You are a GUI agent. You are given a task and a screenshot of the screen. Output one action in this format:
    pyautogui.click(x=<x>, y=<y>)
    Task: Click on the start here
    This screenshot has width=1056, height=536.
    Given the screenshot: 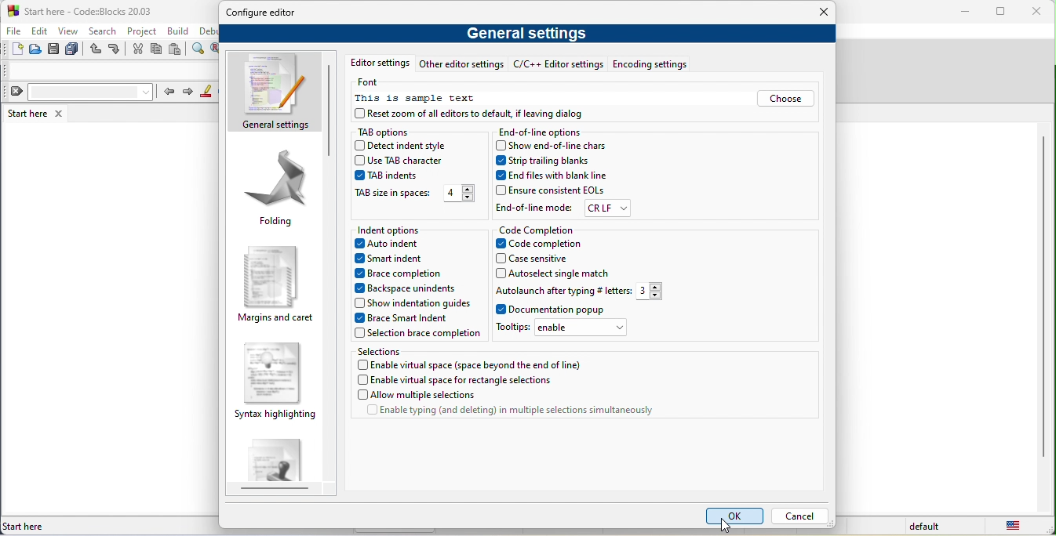 What is the action you would take?
    pyautogui.click(x=25, y=114)
    